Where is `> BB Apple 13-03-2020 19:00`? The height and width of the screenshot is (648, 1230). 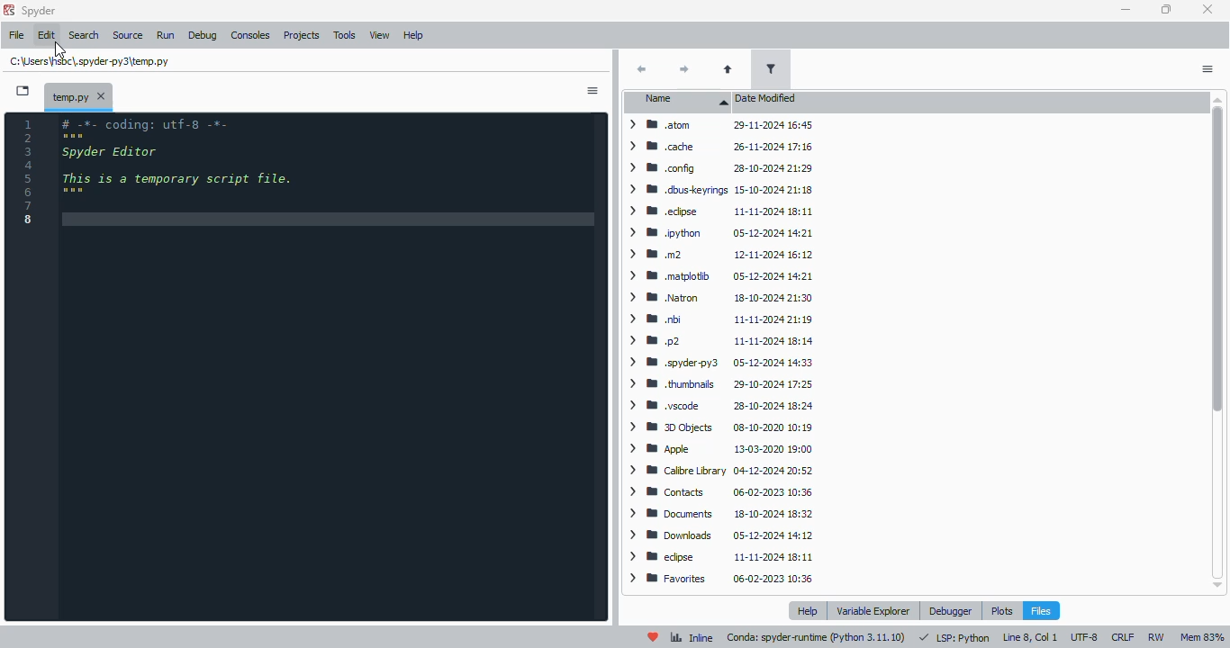 > BB Apple 13-03-2020 19:00 is located at coordinates (720, 450).